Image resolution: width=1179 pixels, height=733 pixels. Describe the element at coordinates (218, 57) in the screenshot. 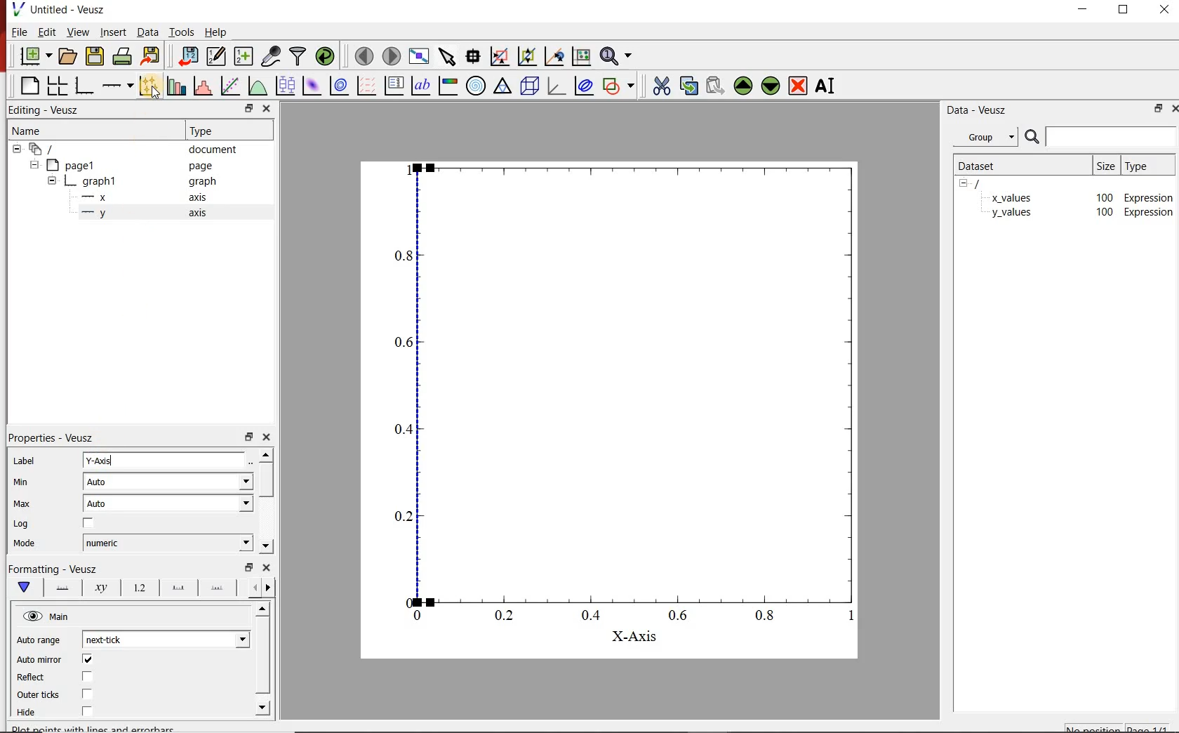

I see `edit and center new datasets` at that location.